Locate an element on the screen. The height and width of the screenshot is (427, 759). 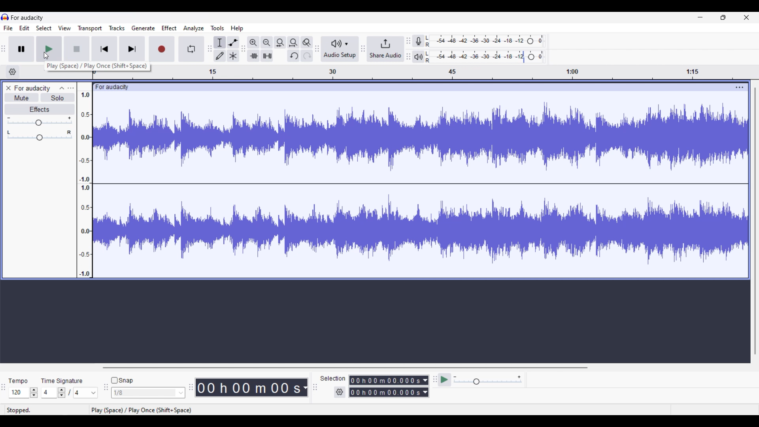
Zoom toggle is located at coordinates (307, 43).